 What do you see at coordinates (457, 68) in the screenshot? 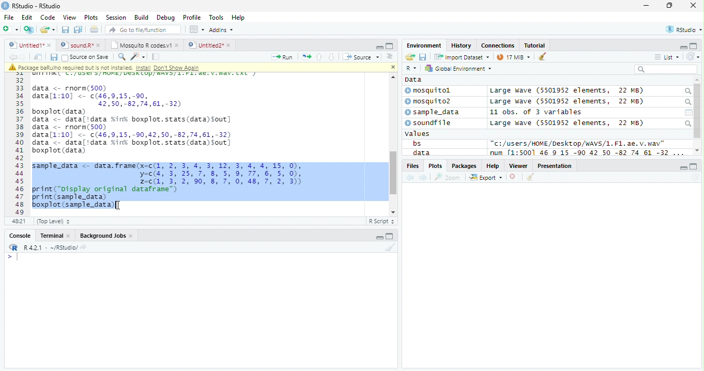
I see `Global Environment` at bounding box center [457, 68].